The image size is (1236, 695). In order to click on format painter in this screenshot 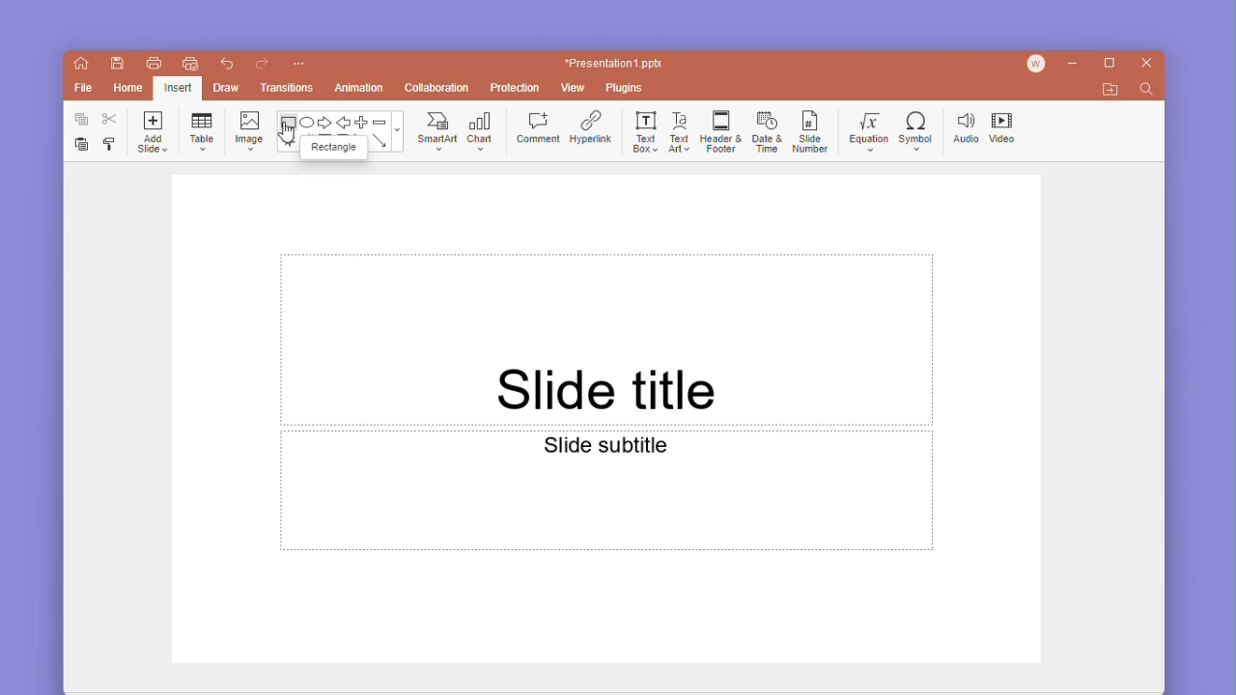, I will do `click(109, 145)`.